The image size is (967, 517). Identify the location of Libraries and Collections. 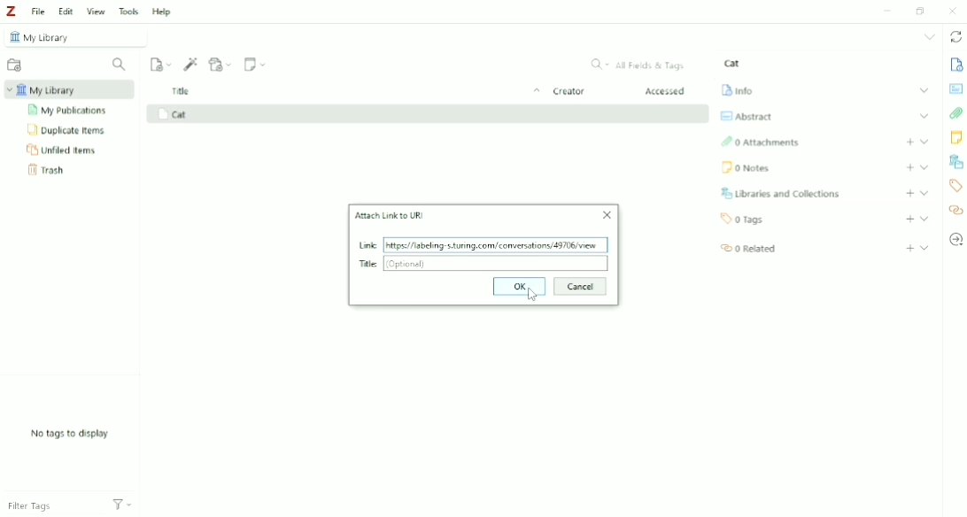
(955, 162).